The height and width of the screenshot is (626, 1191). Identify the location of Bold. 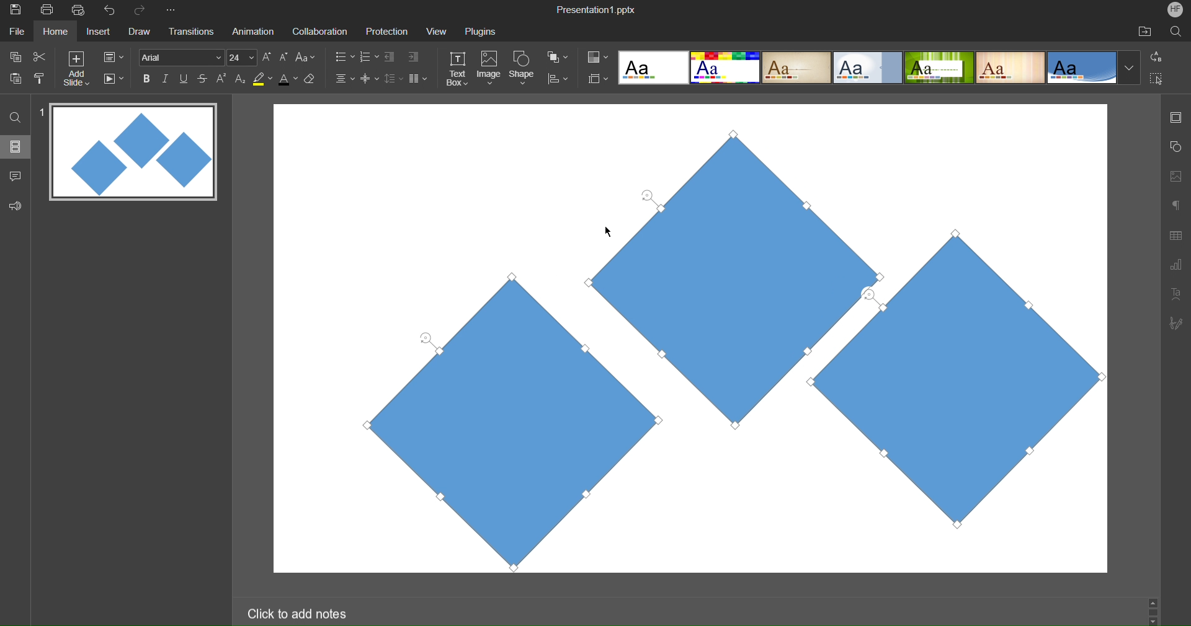
(147, 78).